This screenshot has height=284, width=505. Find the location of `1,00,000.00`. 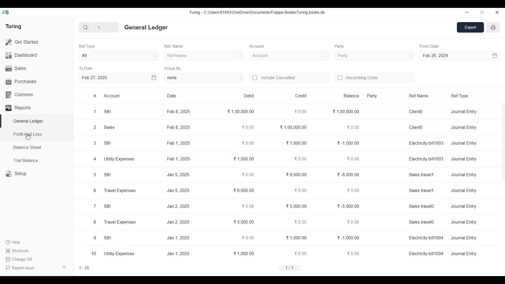

1,00,000.00 is located at coordinates (346, 111).